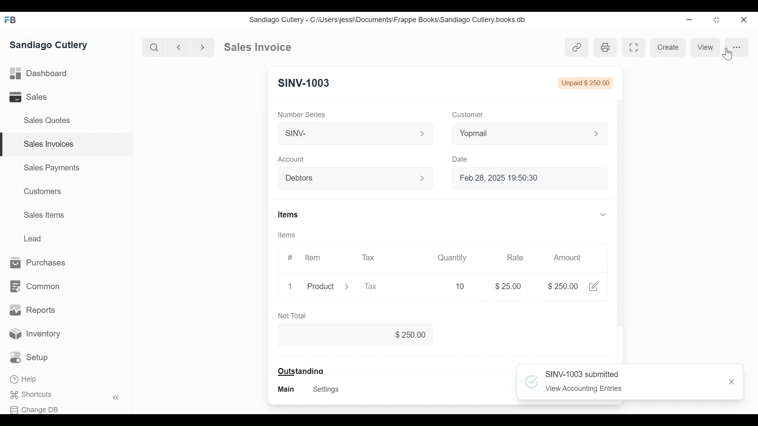 This screenshot has height=426, width=758. Describe the element at coordinates (355, 135) in the screenshot. I see `SINV-` at that location.